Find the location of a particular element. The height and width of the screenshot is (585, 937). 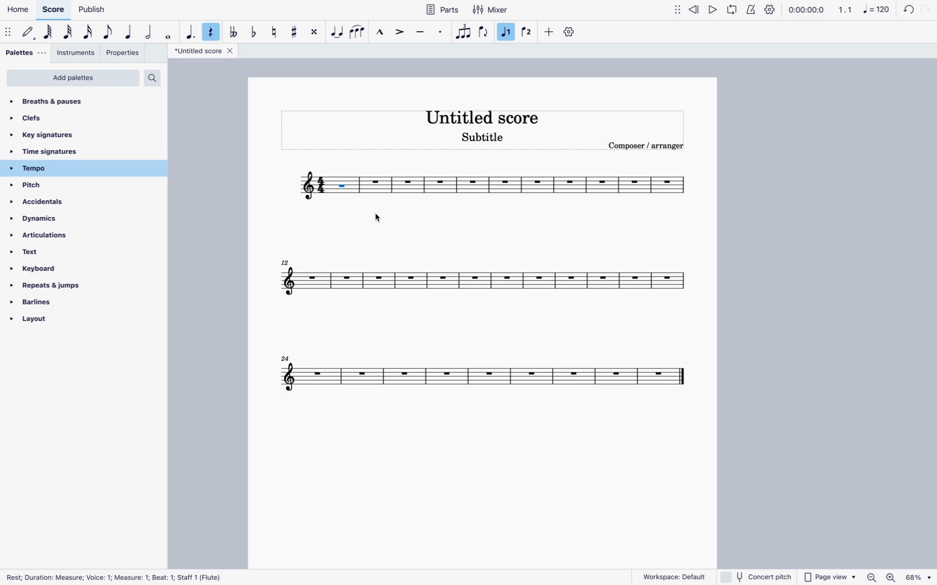

staccato is located at coordinates (441, 32).